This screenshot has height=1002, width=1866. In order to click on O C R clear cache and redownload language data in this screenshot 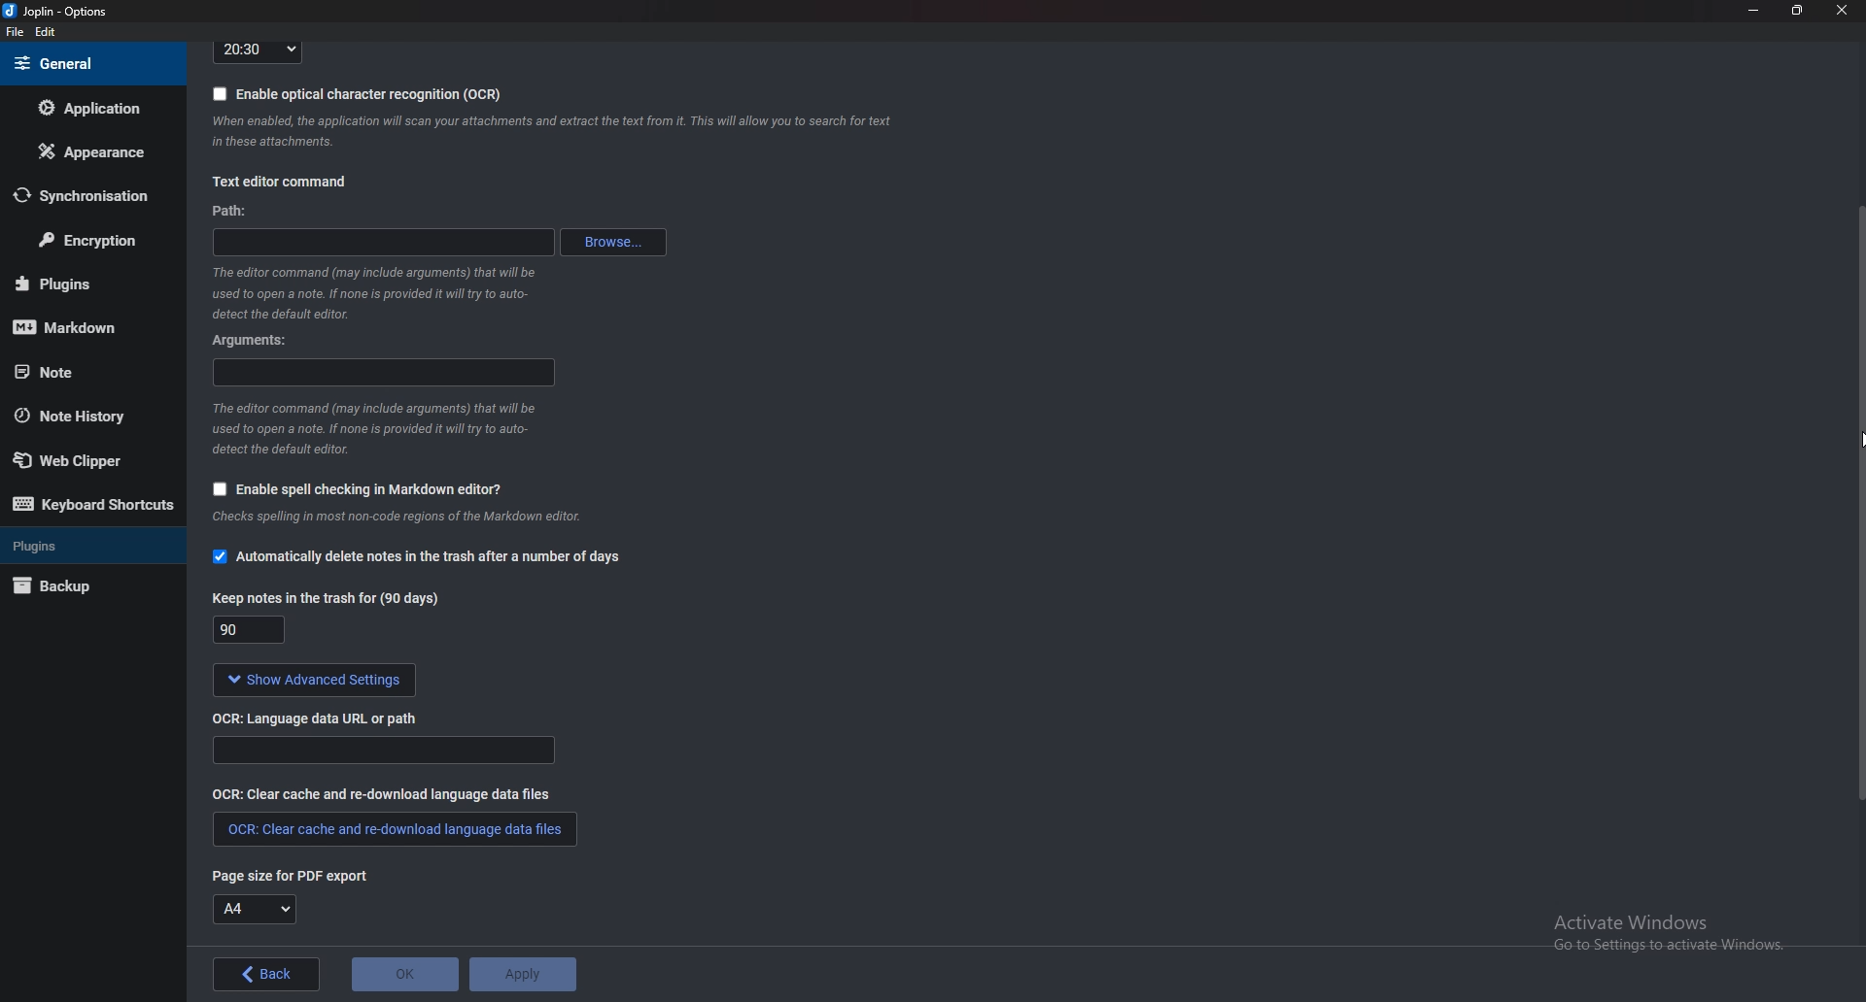, I will do `click(393, 829)`.